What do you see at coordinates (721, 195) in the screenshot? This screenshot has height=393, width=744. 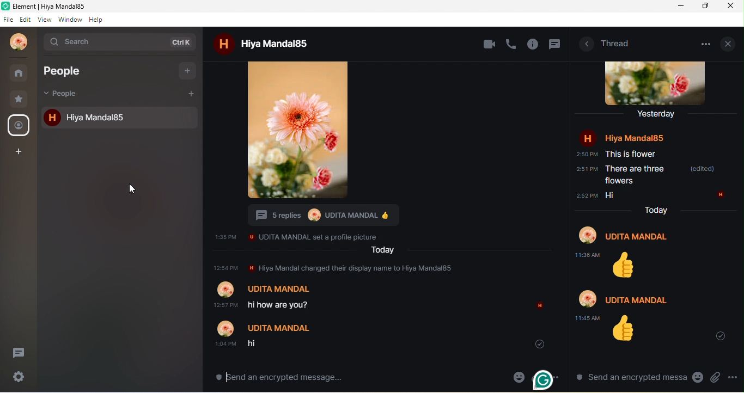 I see `H` at bounding box center [721, 195].